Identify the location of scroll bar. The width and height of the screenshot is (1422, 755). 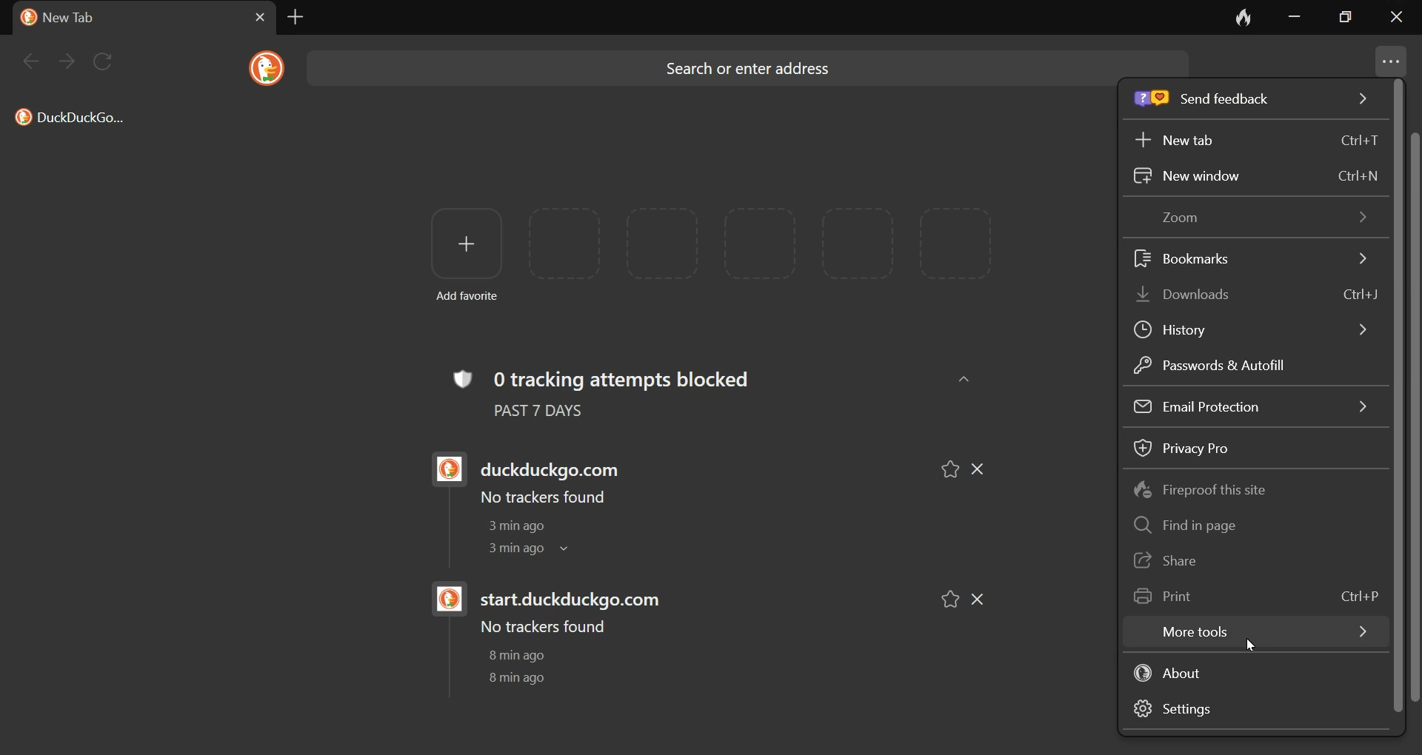
(1401, 397).